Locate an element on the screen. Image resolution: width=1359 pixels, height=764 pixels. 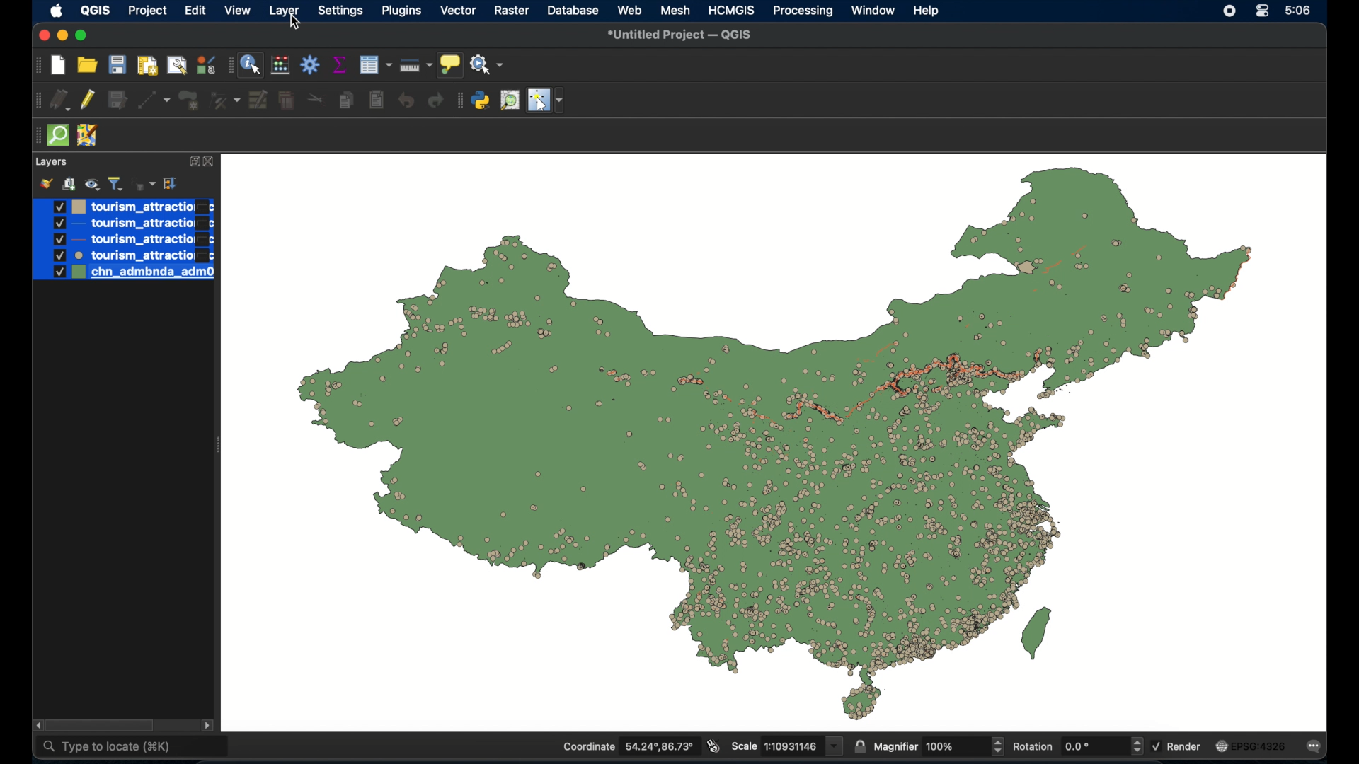
control center is located at coordinates (1265, 12).